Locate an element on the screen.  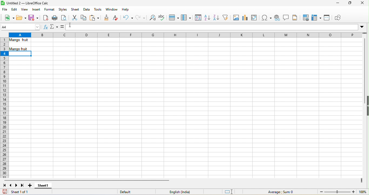
tools is located at coordinates (98, 9).